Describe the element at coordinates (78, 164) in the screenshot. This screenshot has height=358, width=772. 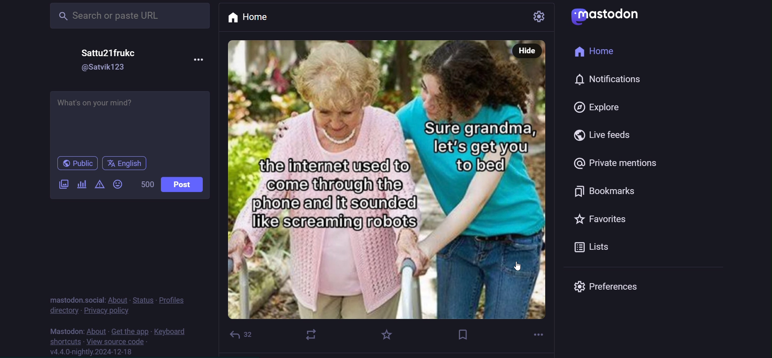
I see `public` at that location.